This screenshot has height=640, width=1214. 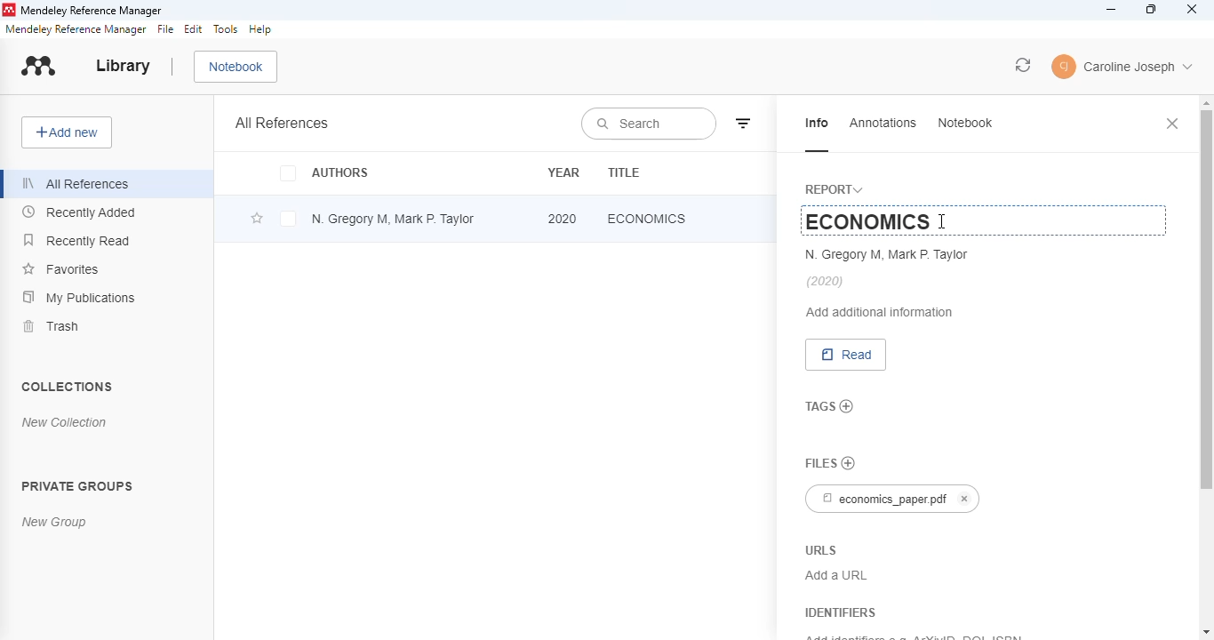 What do you see at coordinates (884, 123) in the screenshot?
I see `annotations` at bounding box center [884, 123].